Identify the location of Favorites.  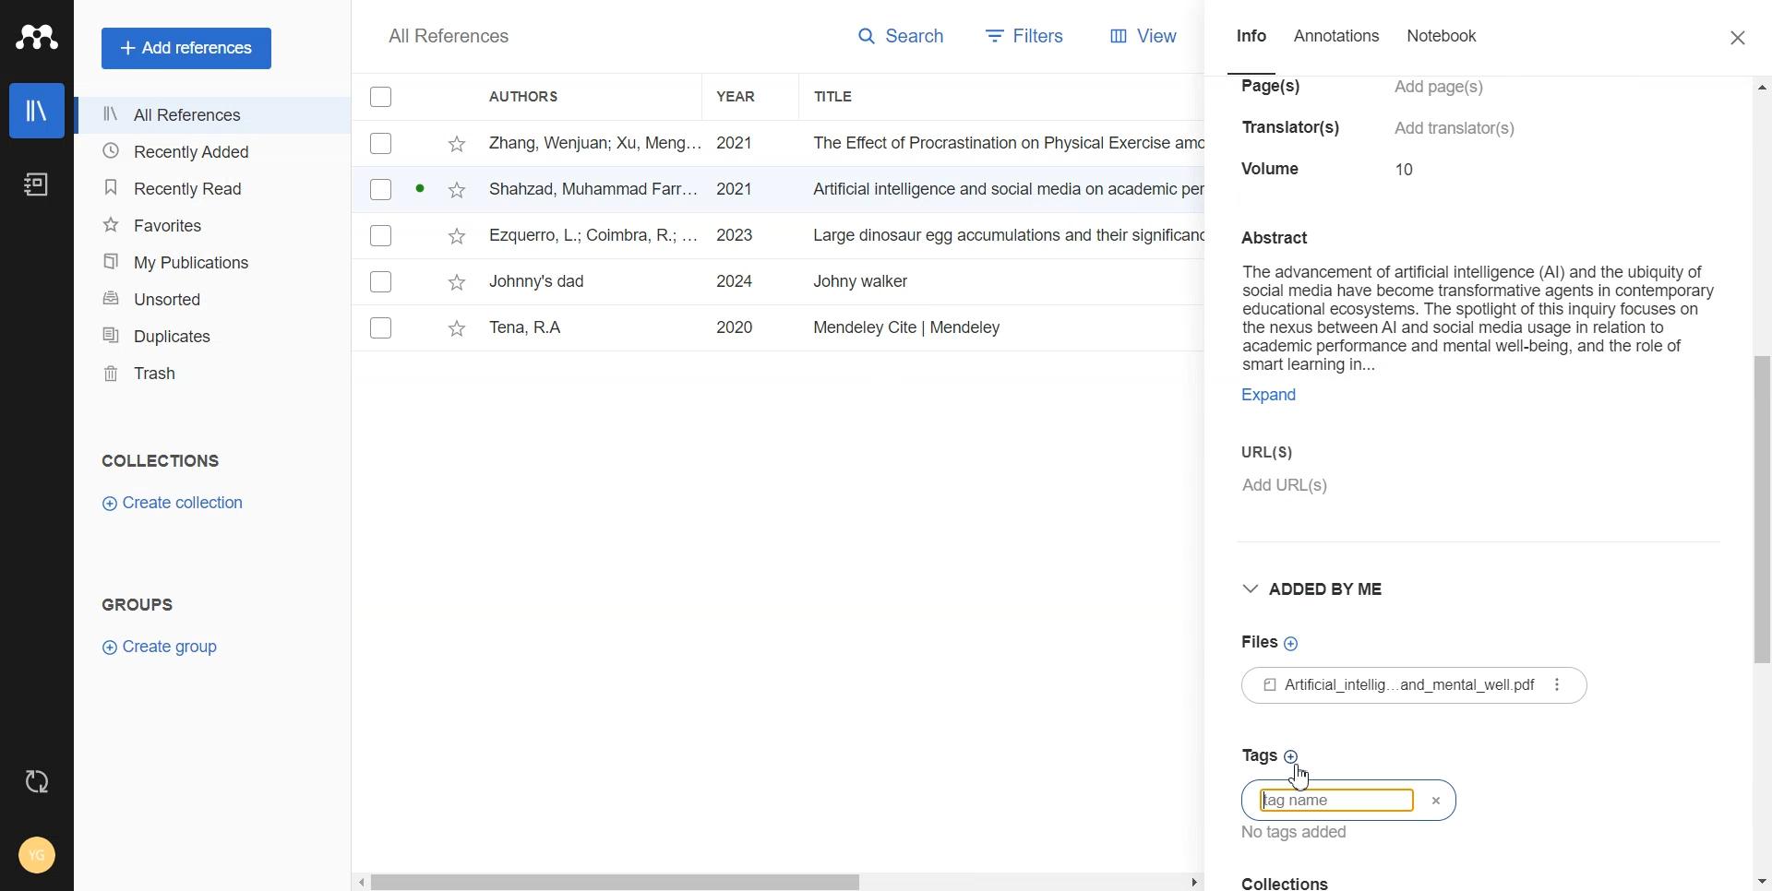
(208, 222).